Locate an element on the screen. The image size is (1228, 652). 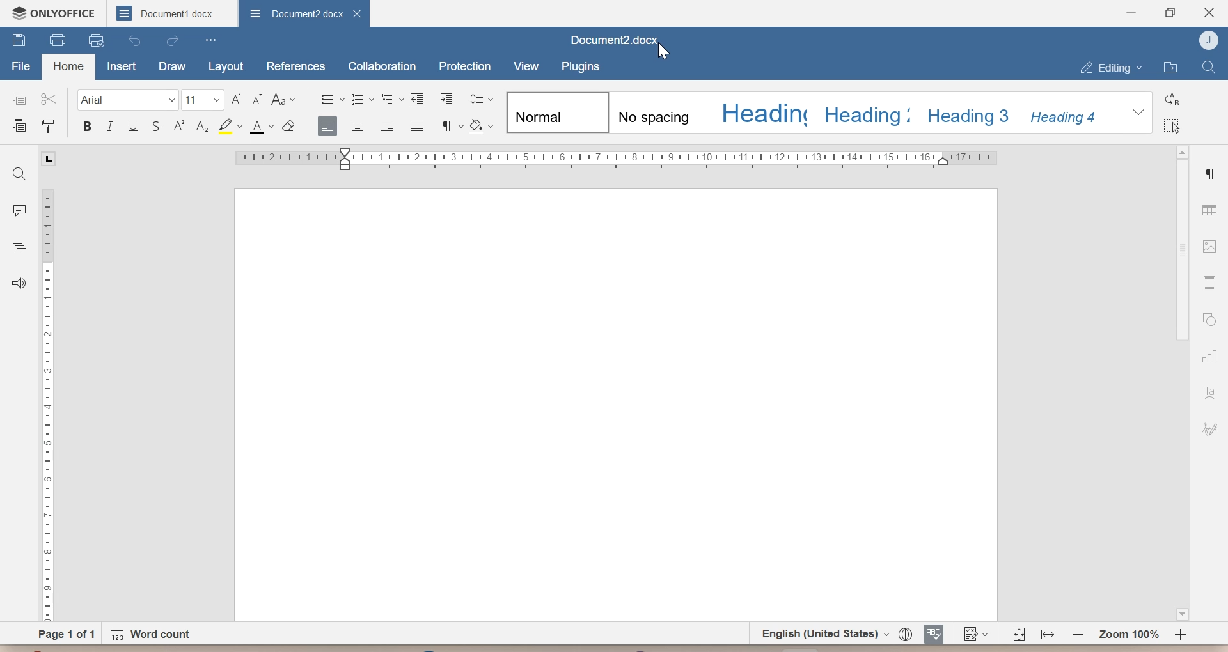
Home is located at coordinates (68, 67).